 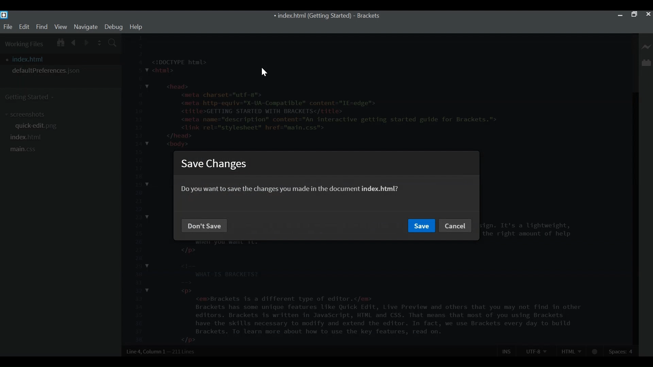 What do you see at coordinates (61, 27) in the screenshot?
I see `View` at bounding box center [61, 27].